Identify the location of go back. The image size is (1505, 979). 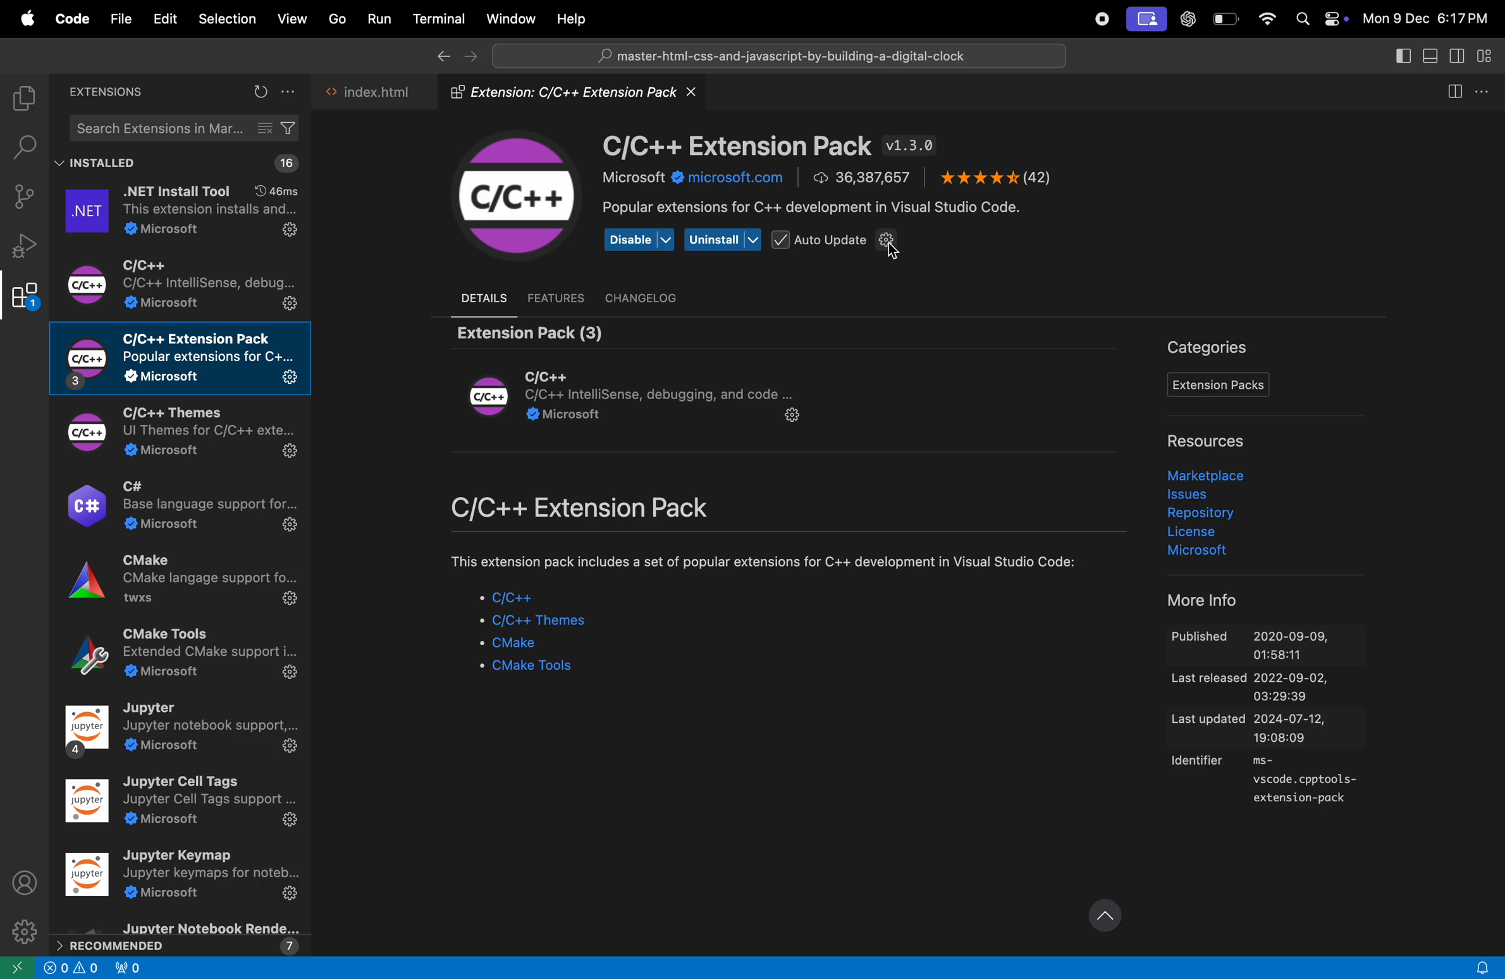
(441, 55).